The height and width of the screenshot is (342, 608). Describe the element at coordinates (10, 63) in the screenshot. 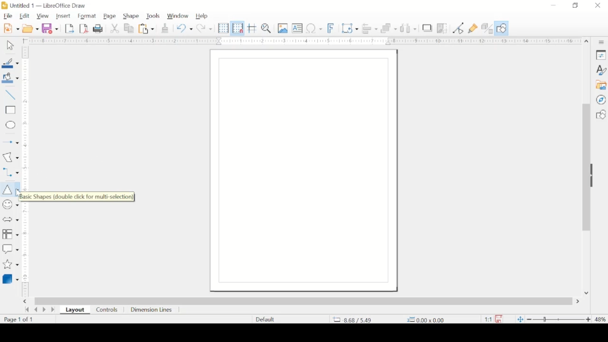

I see `line color` at that location.